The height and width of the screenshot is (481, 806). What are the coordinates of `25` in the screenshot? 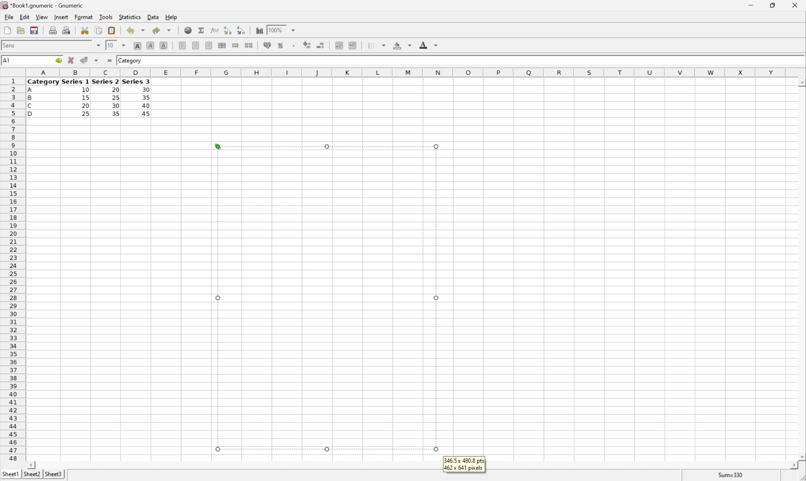 It's located at (116, 98).